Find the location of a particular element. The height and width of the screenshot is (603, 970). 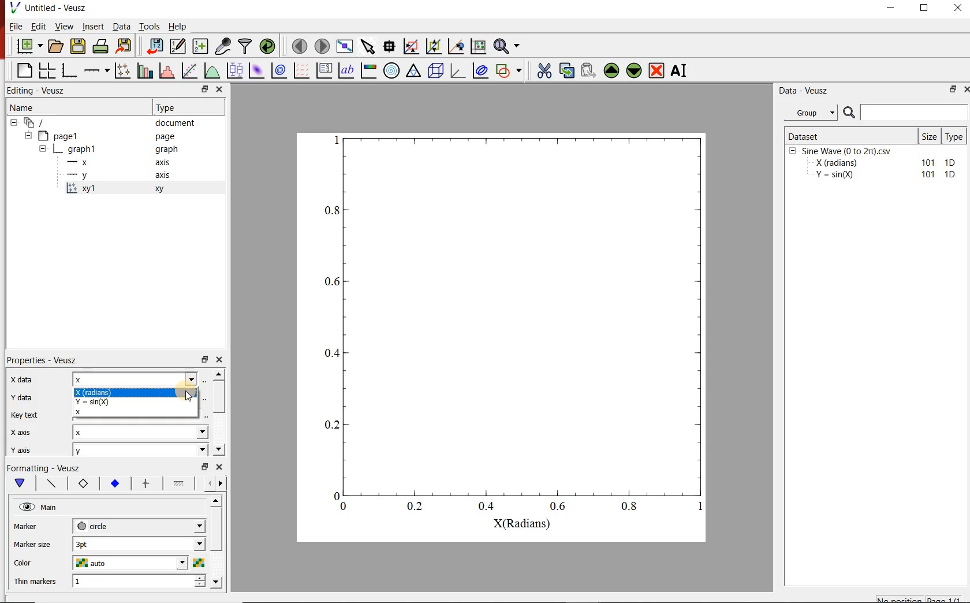

Polar graph is located at coordinates (393, 70).